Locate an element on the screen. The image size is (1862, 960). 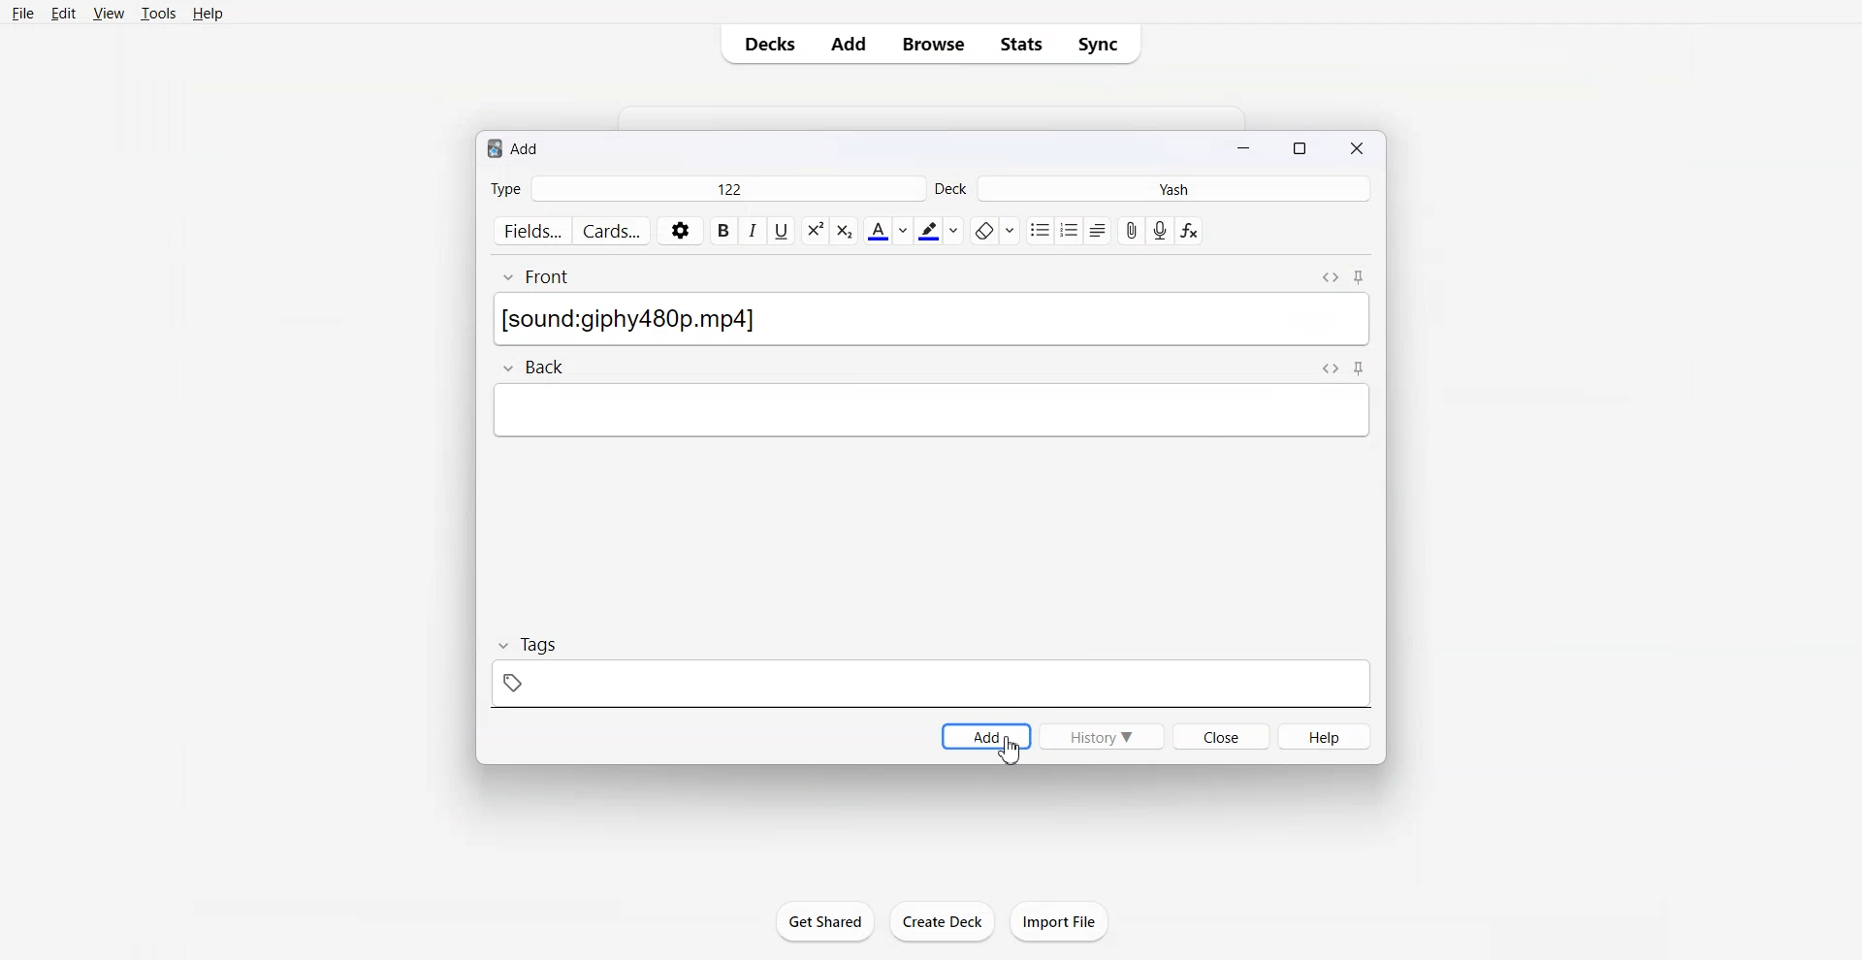
Italic is located at coordinates (754, 231).